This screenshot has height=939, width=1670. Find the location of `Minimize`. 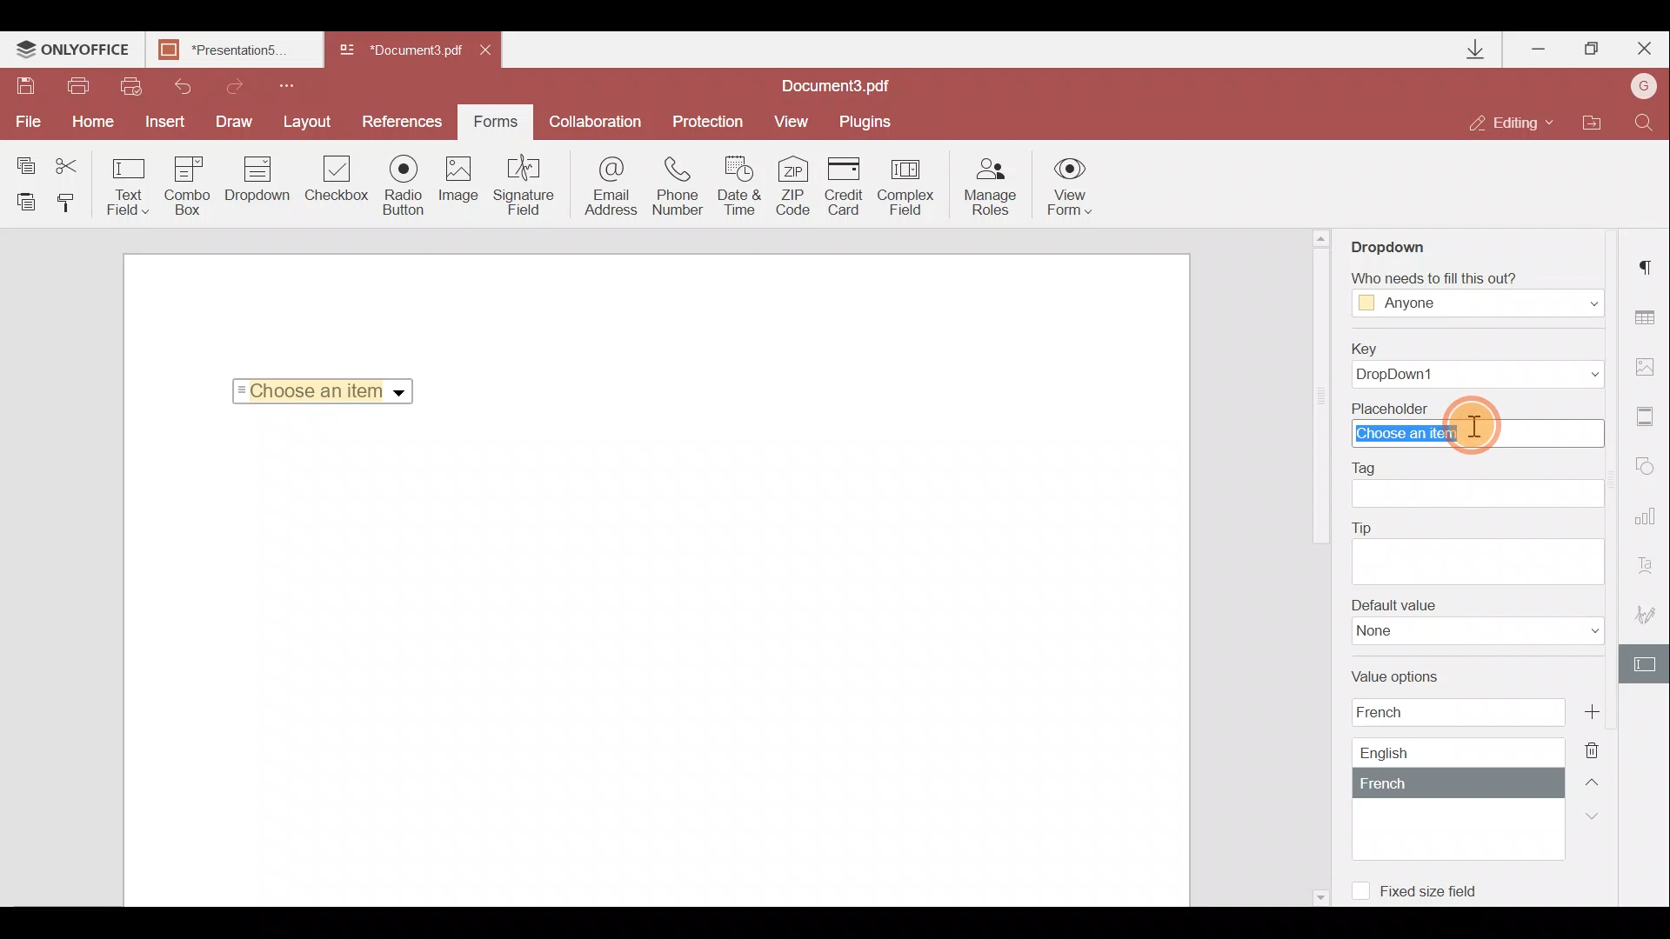

Minimize is located at coordinates (1540, 45).